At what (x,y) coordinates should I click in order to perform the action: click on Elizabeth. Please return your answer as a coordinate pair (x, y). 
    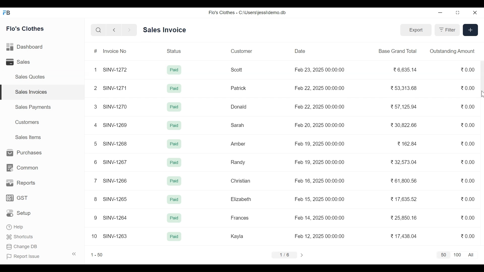
    Looking at the image, I should click on (241, 199).